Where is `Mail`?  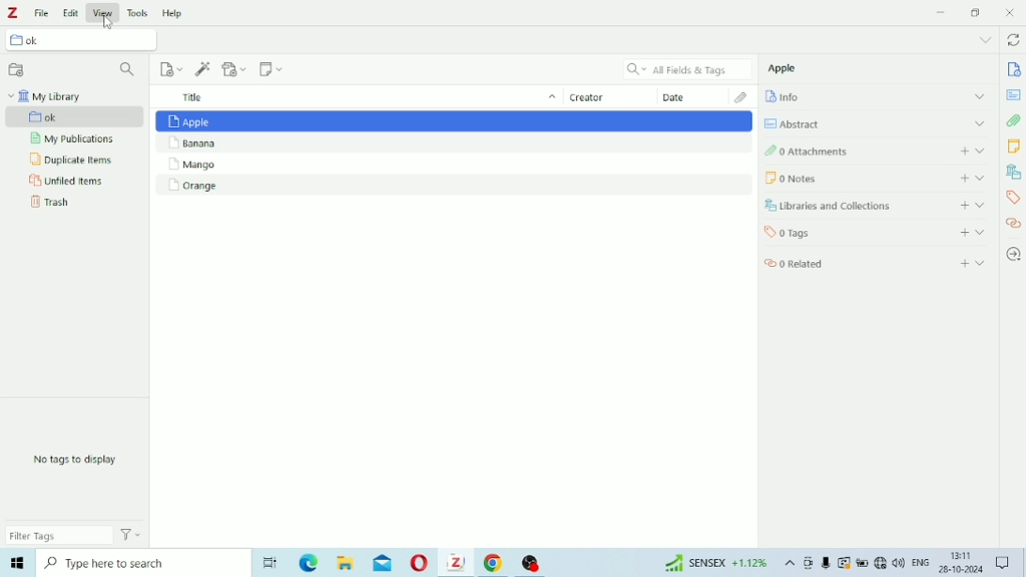
Mail is located at coordinates (382, 563).